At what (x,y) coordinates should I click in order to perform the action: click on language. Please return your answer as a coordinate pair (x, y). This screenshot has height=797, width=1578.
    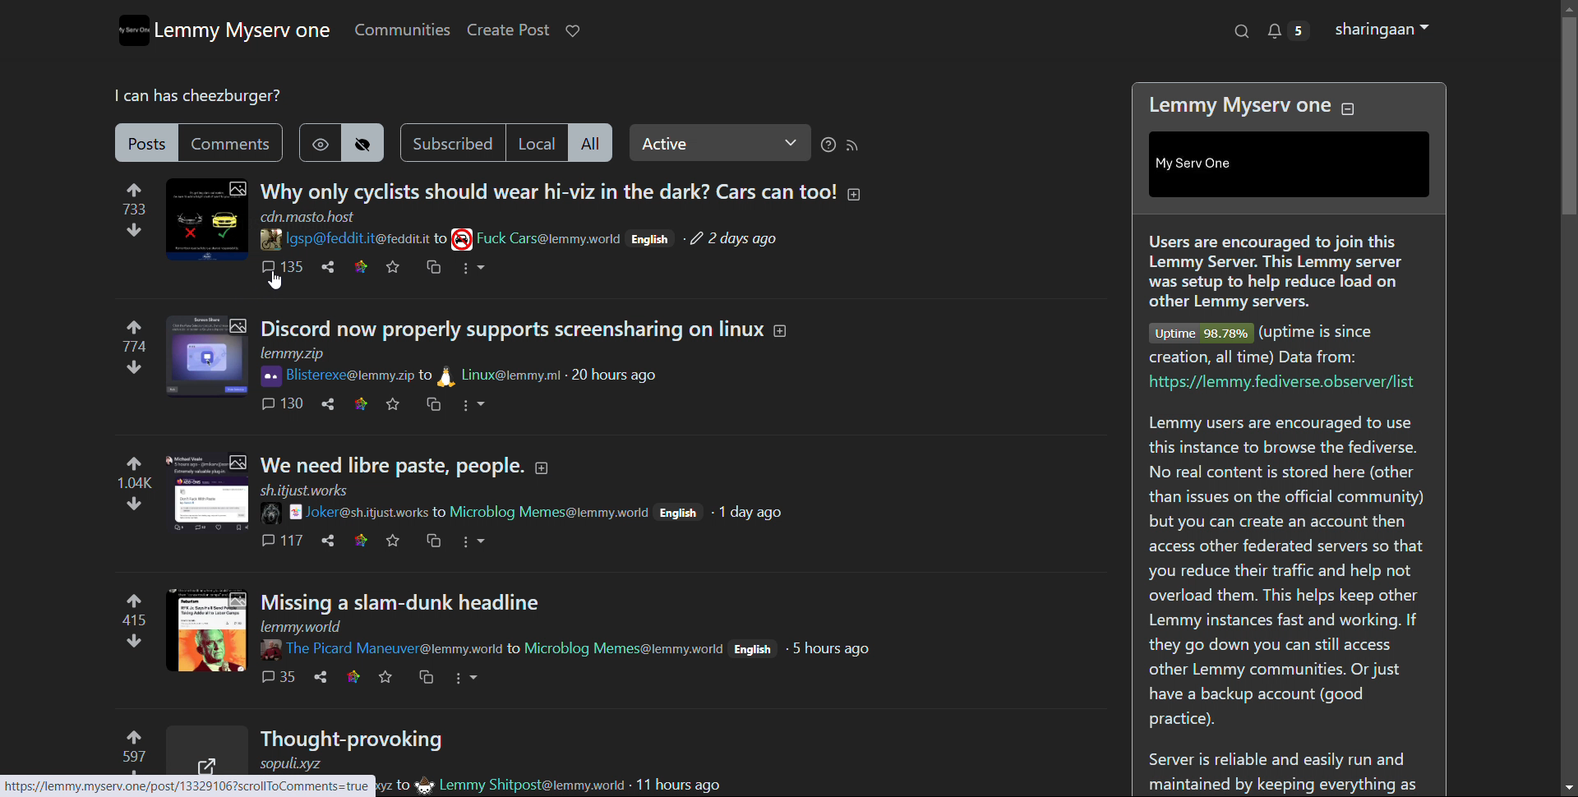
    Looking at the image, I should click on (653, 238).